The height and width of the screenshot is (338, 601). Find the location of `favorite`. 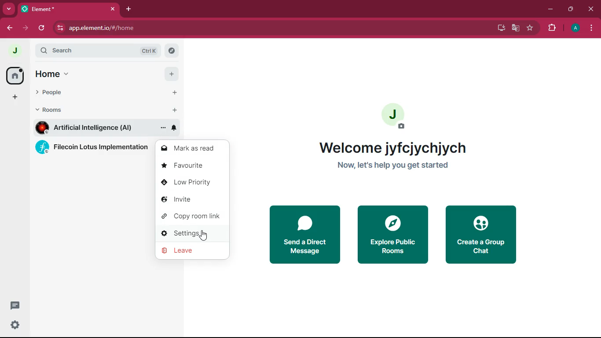

favorite is located at coordinates (531, 29).